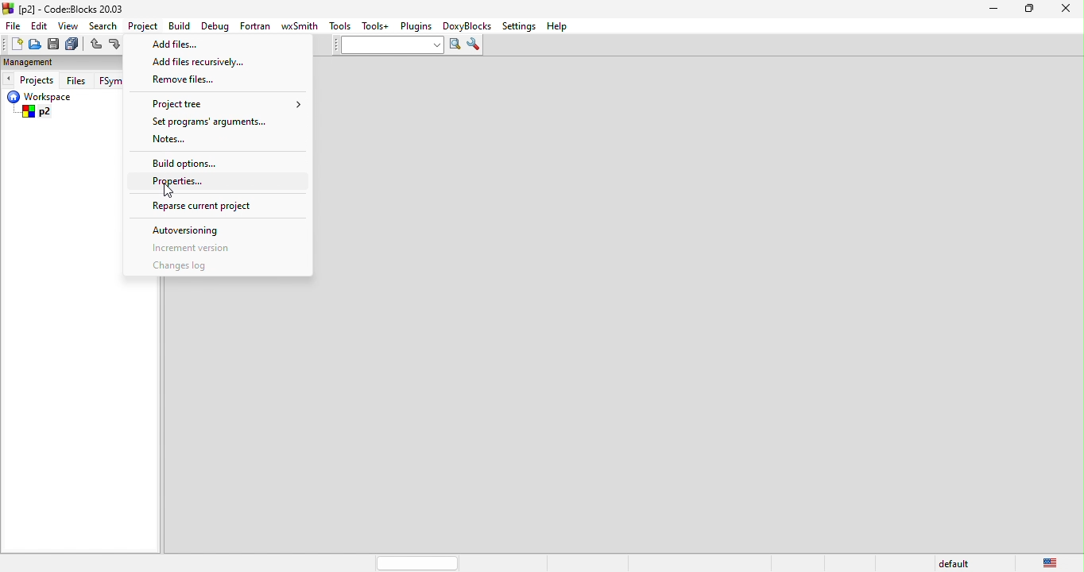  I want to click on autoversioning, so click(207, 229).